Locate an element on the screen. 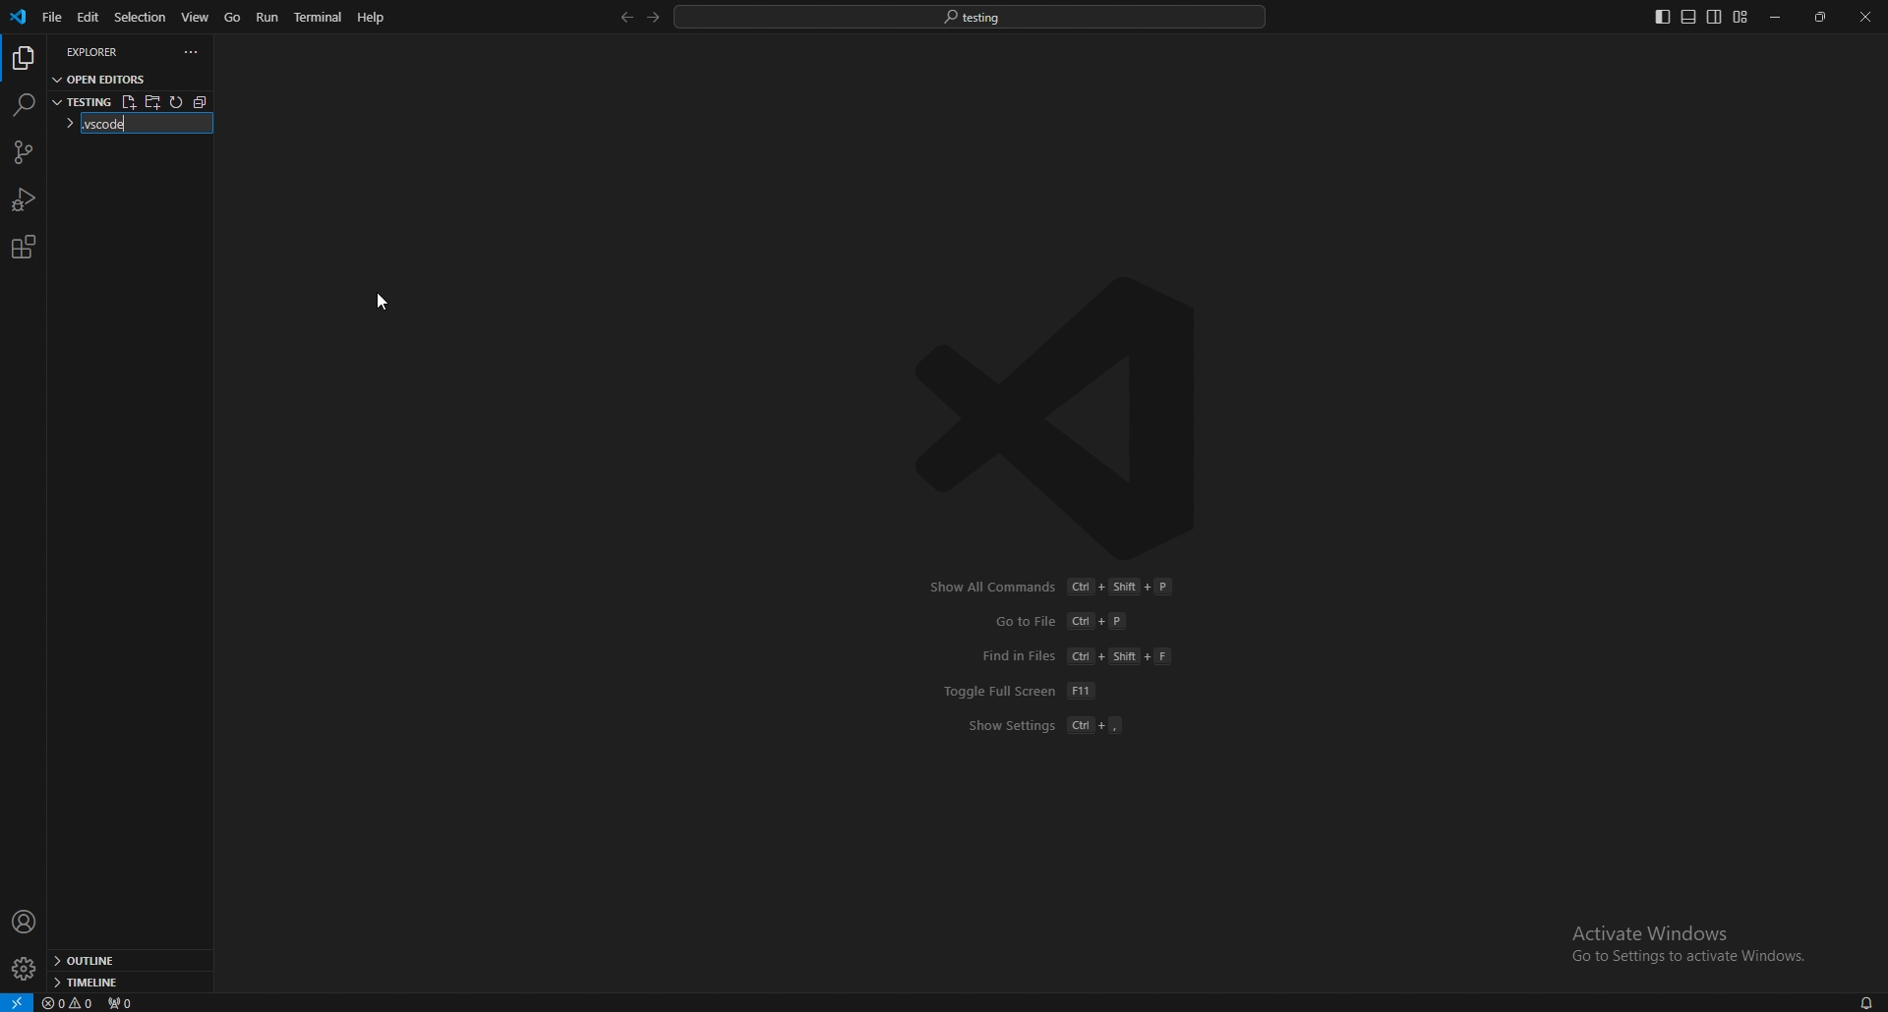  folder name is located at coordinates (118, 126).